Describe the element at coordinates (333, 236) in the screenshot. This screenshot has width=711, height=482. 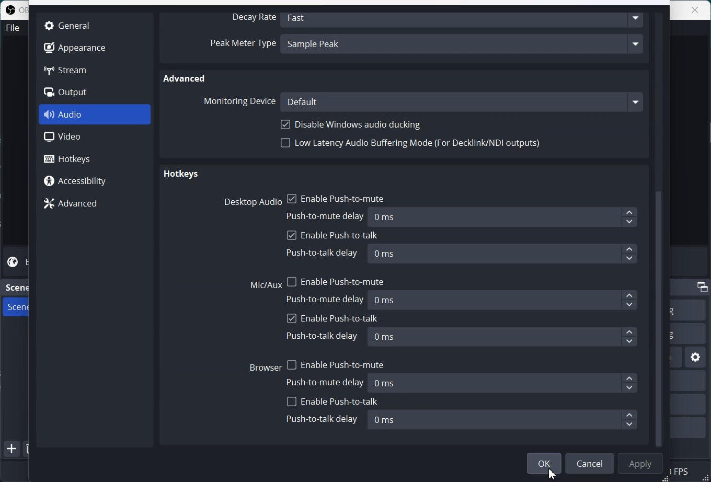
I see `Enable Push to talk` at that location.